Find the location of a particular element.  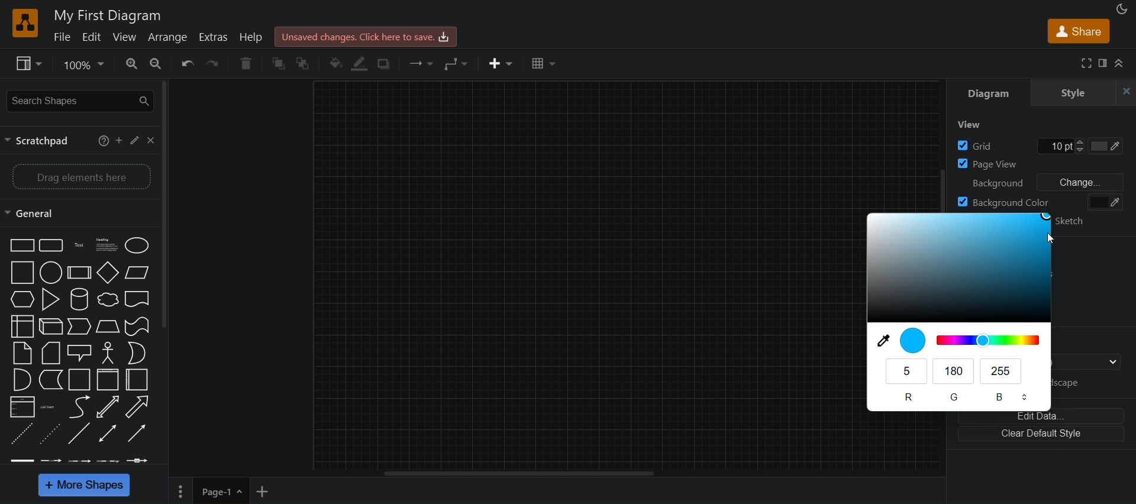

waypoints is located at coordinates (457, 64).